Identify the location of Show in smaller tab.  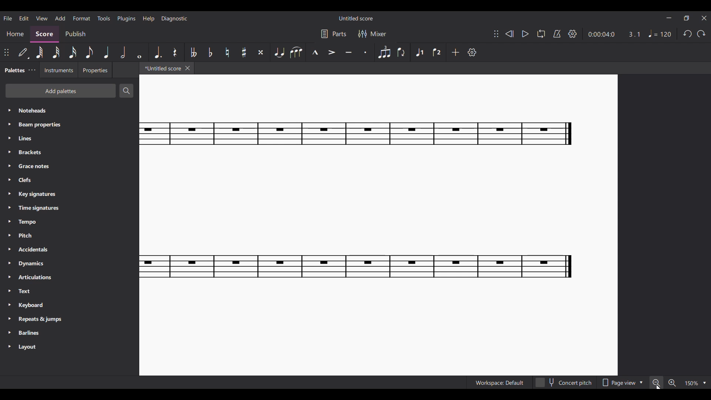
(687, 18).